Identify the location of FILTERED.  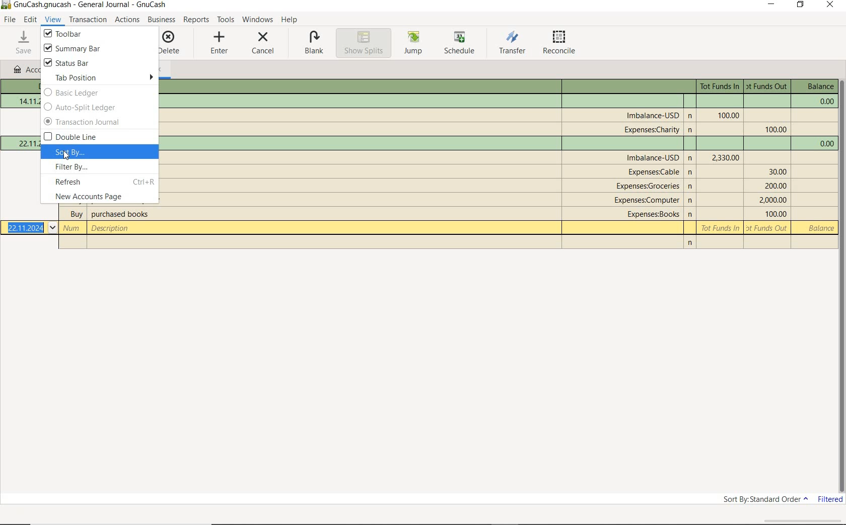
(829, 502).